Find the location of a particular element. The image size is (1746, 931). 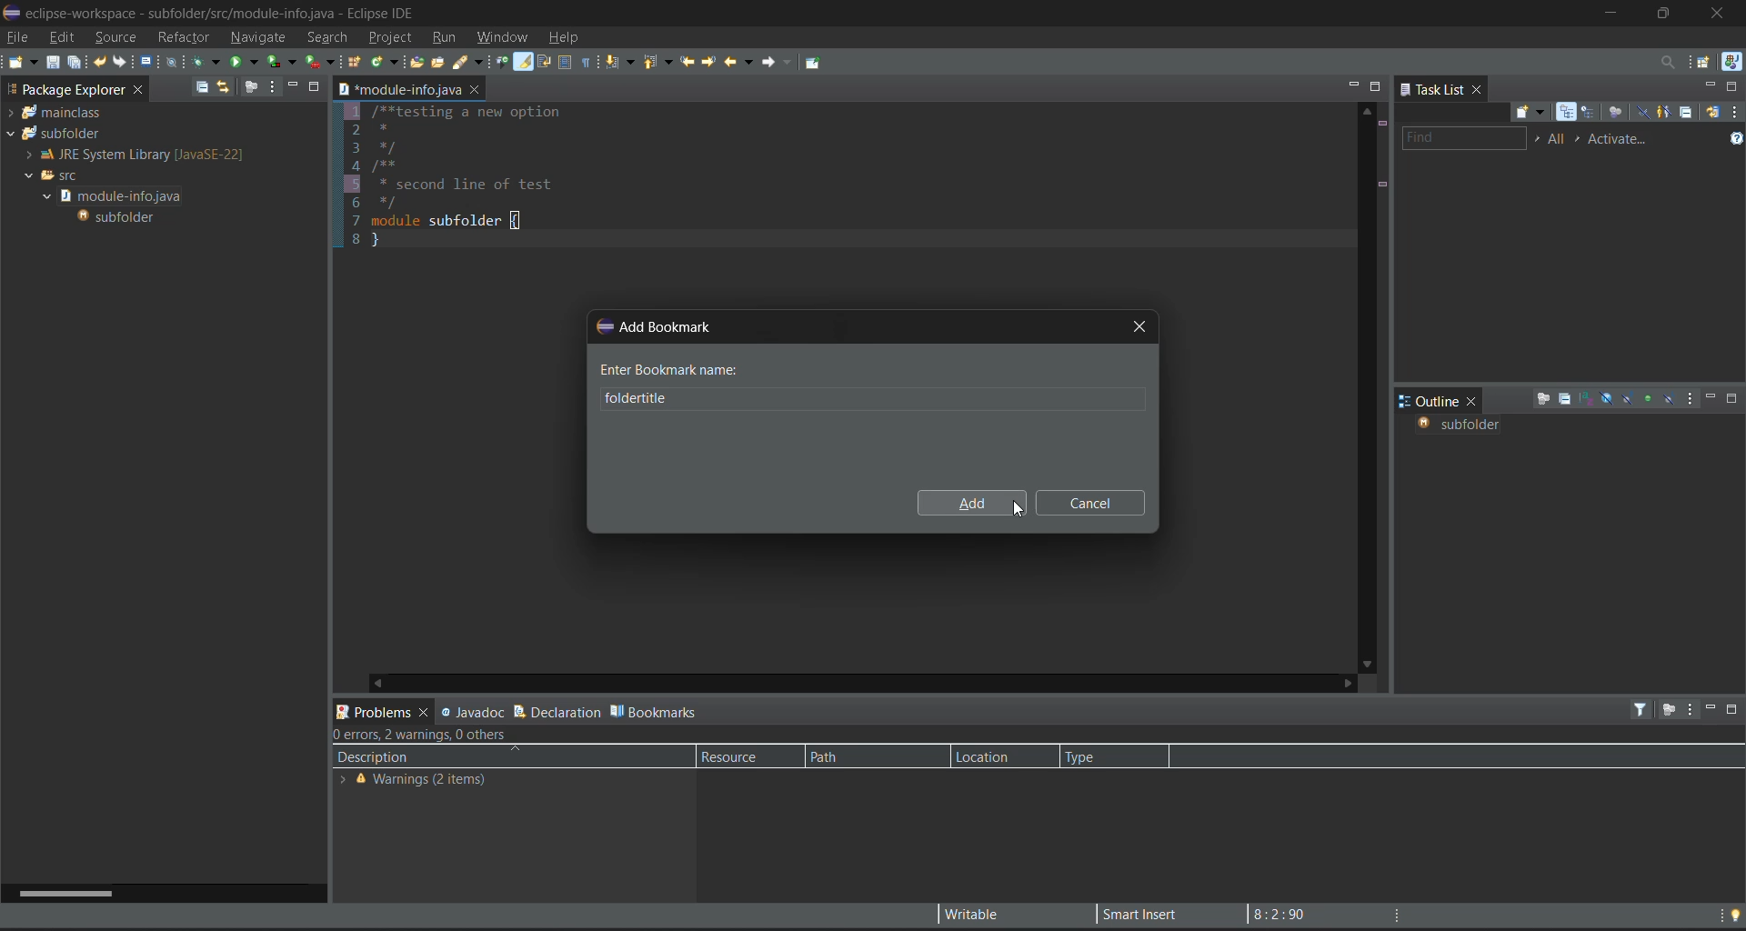

pin editor is located at coordinates (817, 63).